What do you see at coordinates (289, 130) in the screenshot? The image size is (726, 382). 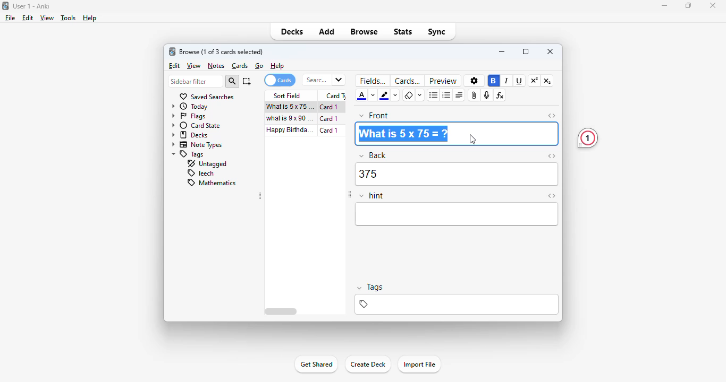 I see `happy birthday song!!!.mp3` at bounding box center [289, 130].